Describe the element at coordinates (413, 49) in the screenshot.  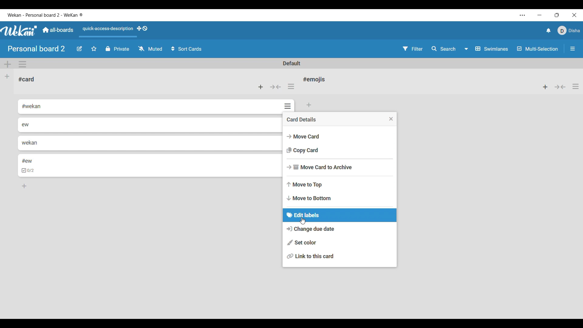
I see `Filter settings` at that location.